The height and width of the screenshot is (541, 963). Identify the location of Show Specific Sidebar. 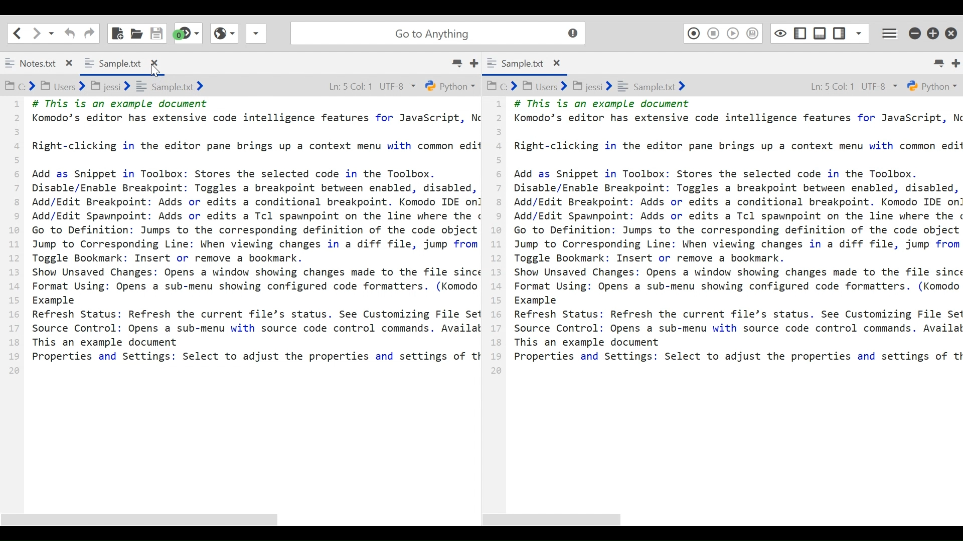
(859, 33).